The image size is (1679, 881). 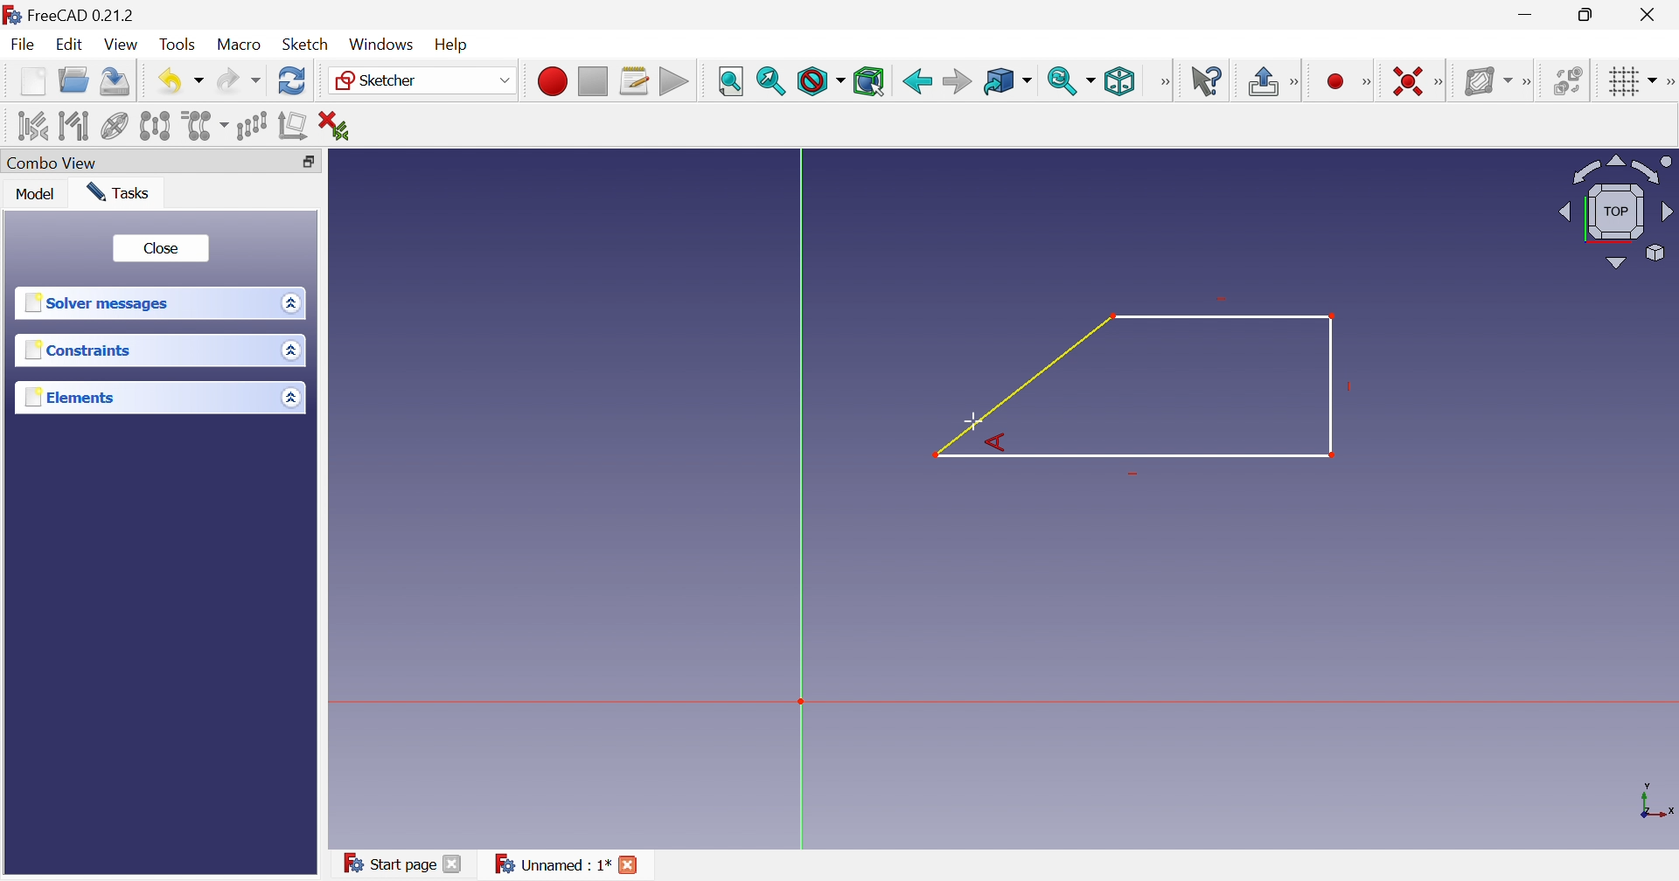 What do you see at coordinates (292, 351) in the screenshot?
I see `Drop Down` at bounding box center [292, 351].